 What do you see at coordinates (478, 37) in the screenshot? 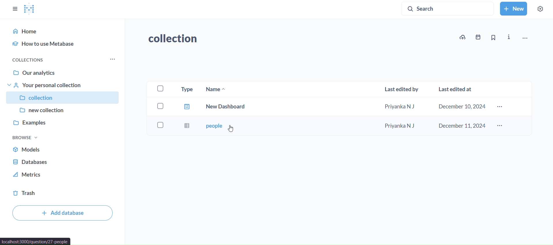
I see `events` at bounding box center [478, 37].